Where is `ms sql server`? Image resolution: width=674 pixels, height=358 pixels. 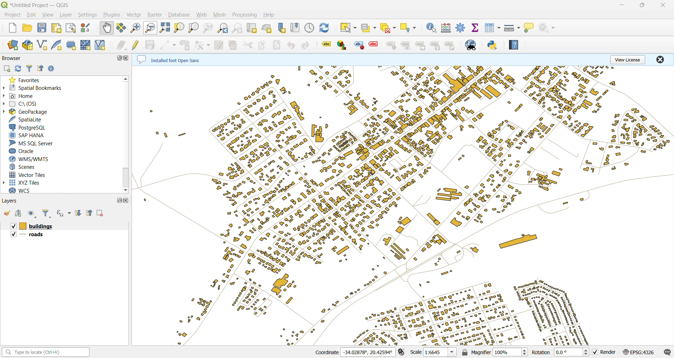
ms sql server is located at coordinates (36, 143).